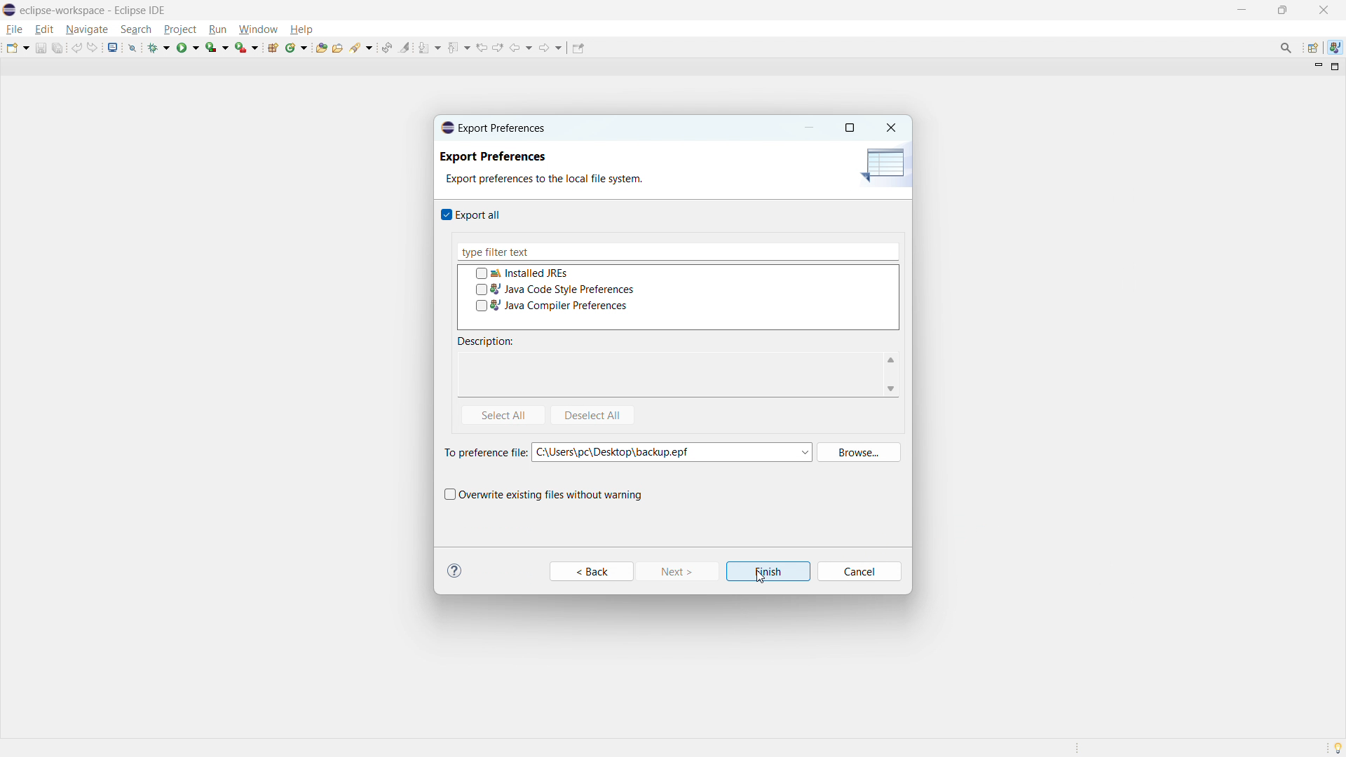  Describe the element at coordinates (891, 388) in the screenshot. I see `scroll down` at that location.